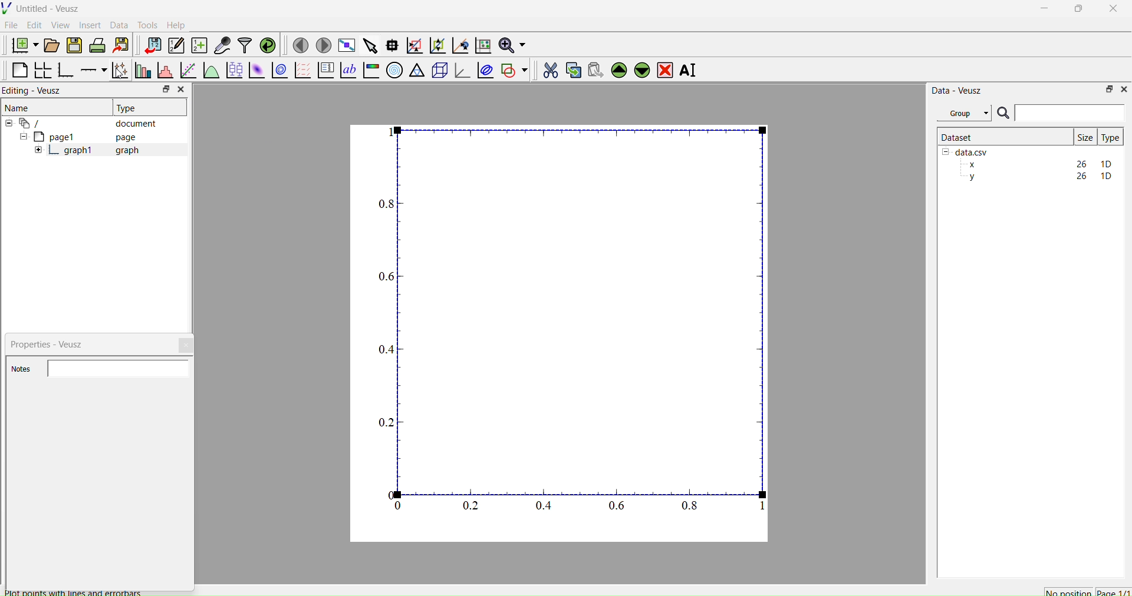 The height and width of the screenshot is (596, 1132). I want to click on Untitled - Veusz, so click(43, 8).